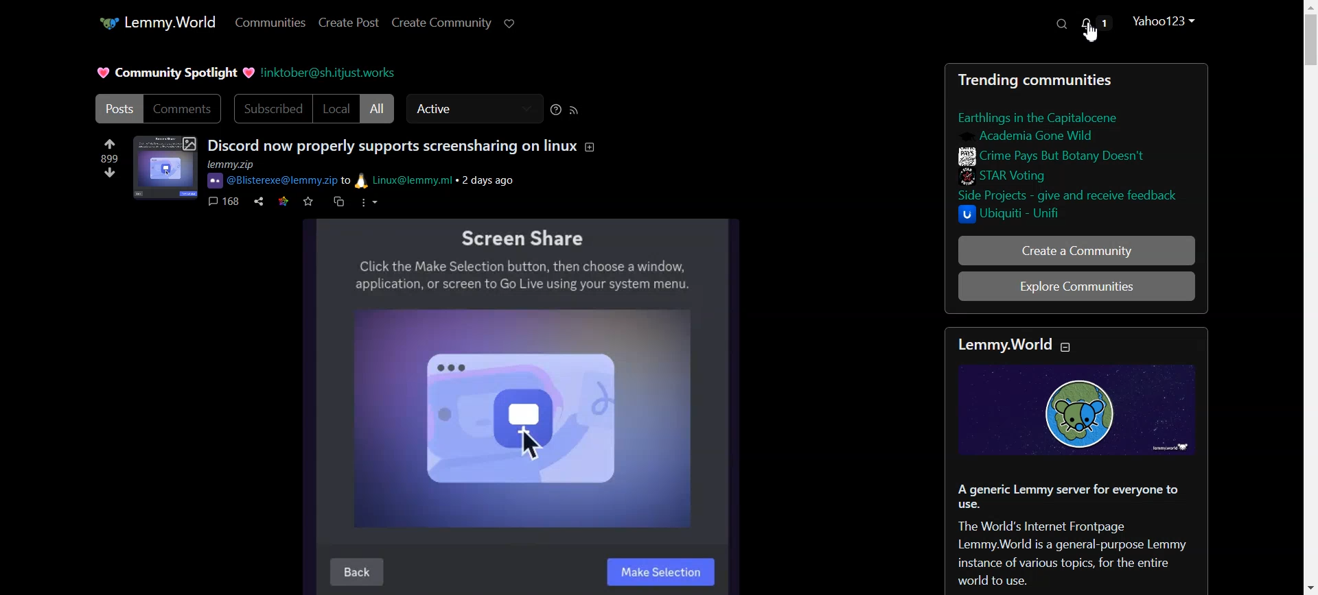 This screenshot has width=1318, height=595. What do you see at coordinates (1074, 459) in the screenshot?
I see `Post` at bounding box center [1074, 459].